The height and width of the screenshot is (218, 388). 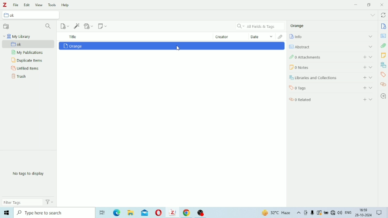 I want to click on Orange, so click(x=73, y=46).